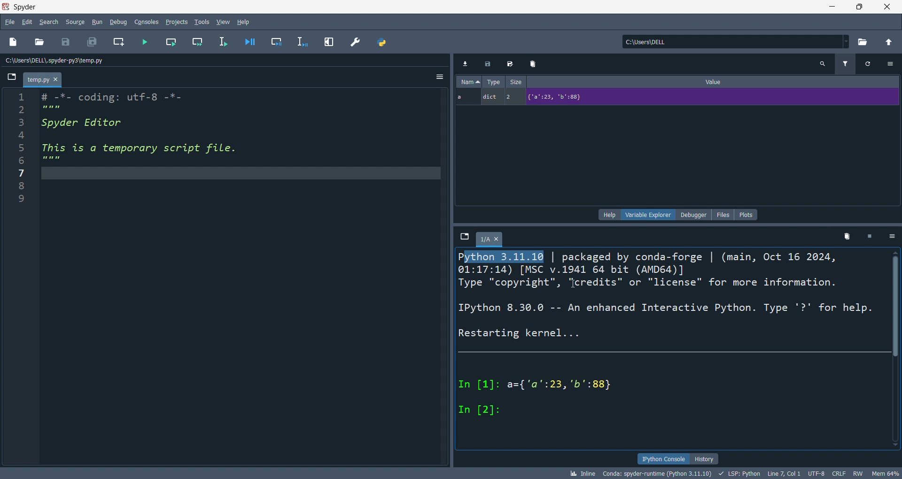  I want to click on preferences, so click(357, 43).